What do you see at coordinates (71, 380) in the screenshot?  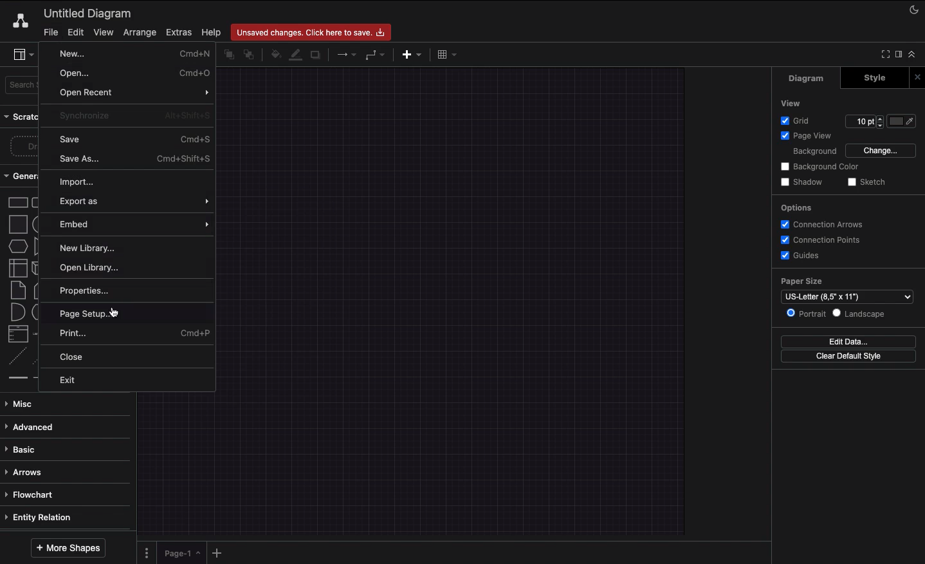 I see `Exit` at bounding box center [71, 380].